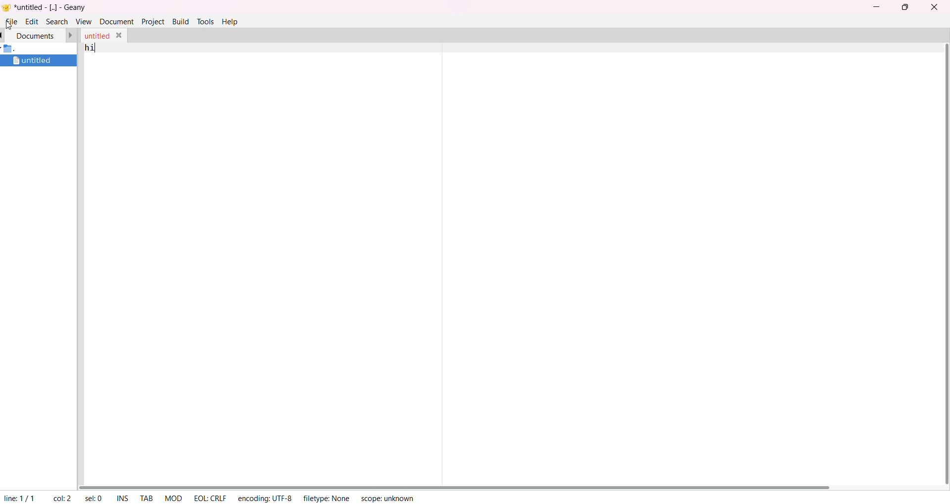  What do you see at coordinates (53, 7) in the screenshot?
I see `*untitled - [..] - Geany` at bounding box center [53, 7].